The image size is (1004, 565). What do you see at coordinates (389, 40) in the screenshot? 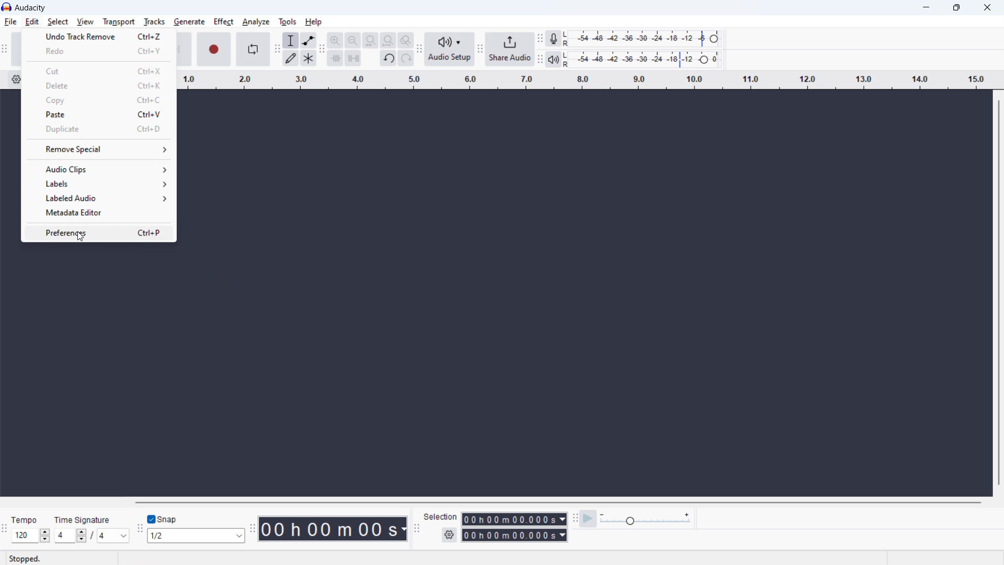
I see `fit project to width` at bounding box center [389, 40].